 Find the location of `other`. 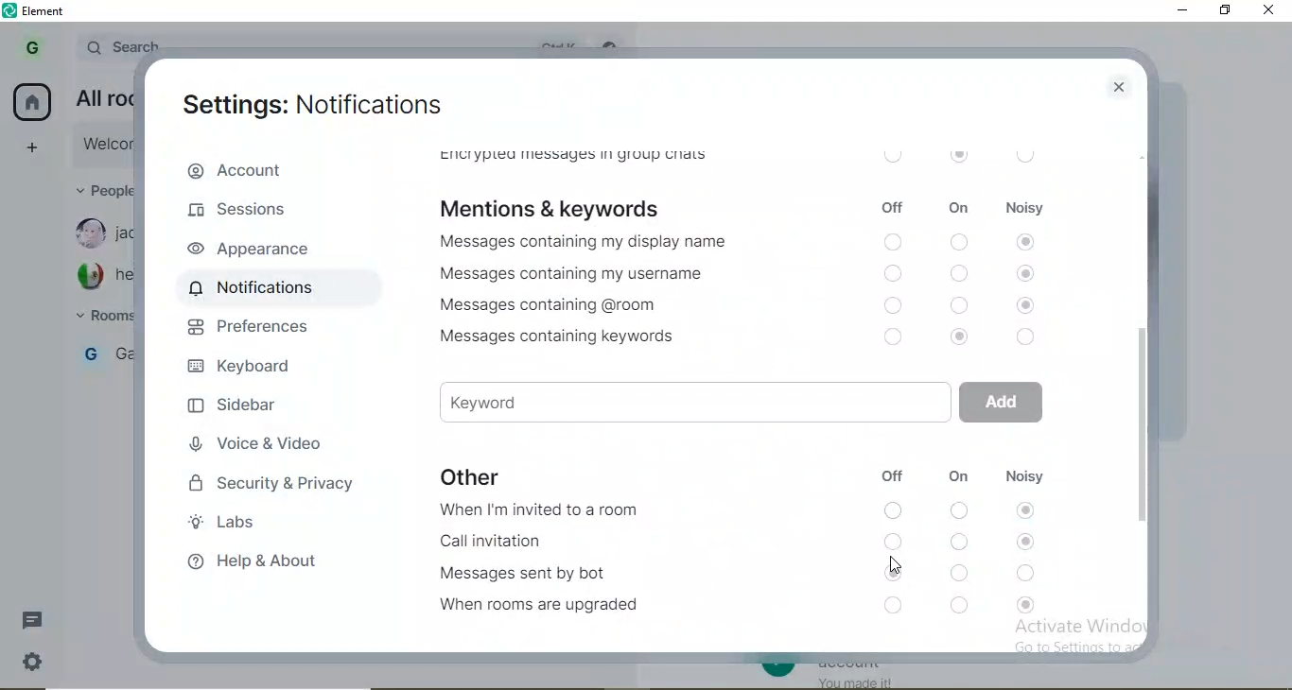

other is located at coordinates (477, 473).